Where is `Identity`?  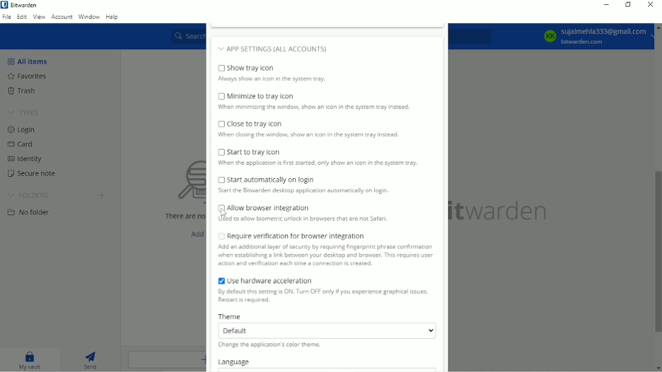
Identity is located at coordinates (23, 159).